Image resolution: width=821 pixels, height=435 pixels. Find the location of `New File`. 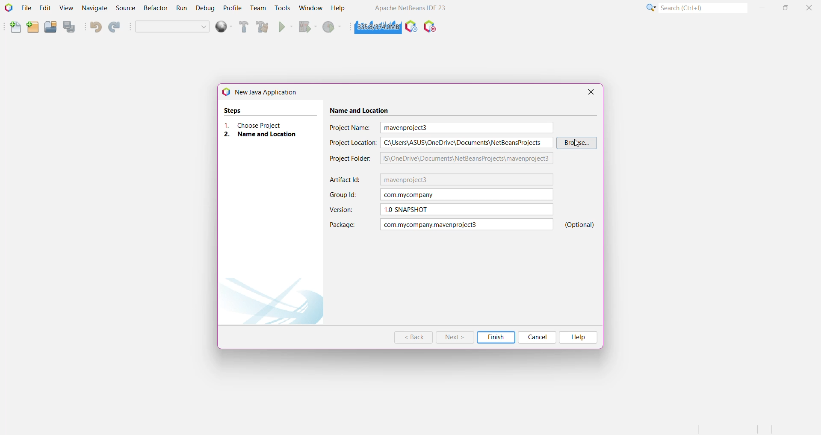

New File is located at coordinates (14, 27).